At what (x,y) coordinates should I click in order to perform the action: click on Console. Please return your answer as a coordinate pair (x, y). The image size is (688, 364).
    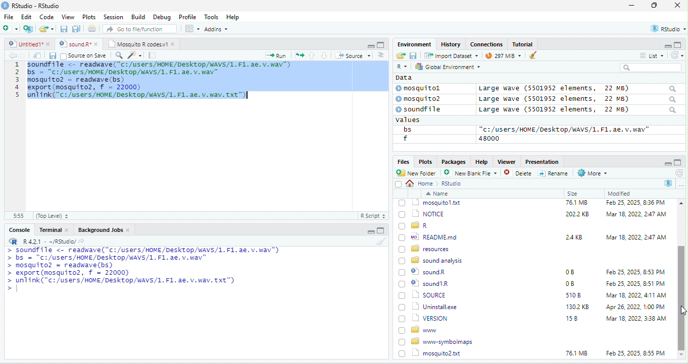
    Looking at the image, I should click on (19, 229).